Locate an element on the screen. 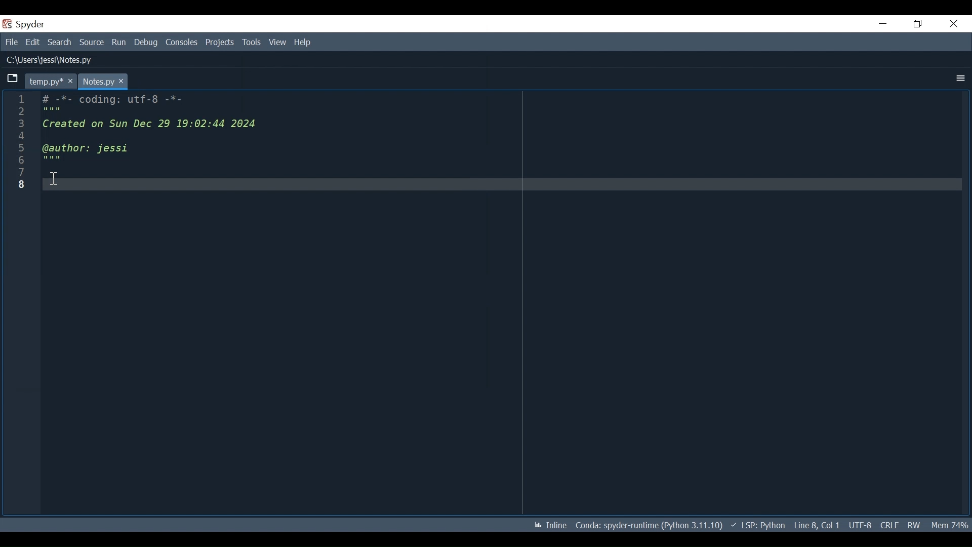 Image resolution: width=972 pixels, height=547 pixels. Help is located at coordinates (301, 43).